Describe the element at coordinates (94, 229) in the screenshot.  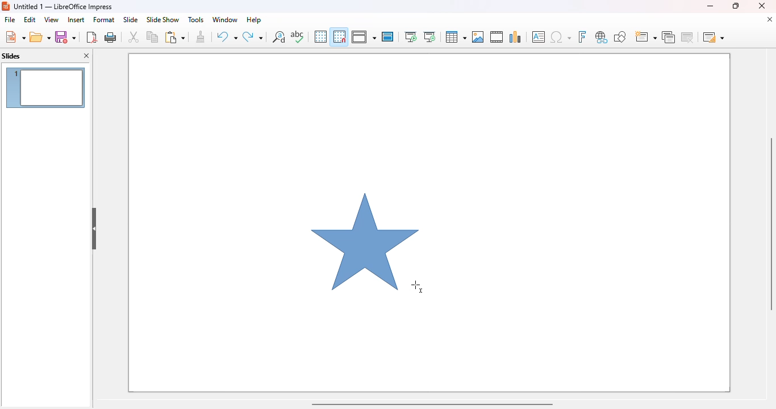
I see `hide` at that location.